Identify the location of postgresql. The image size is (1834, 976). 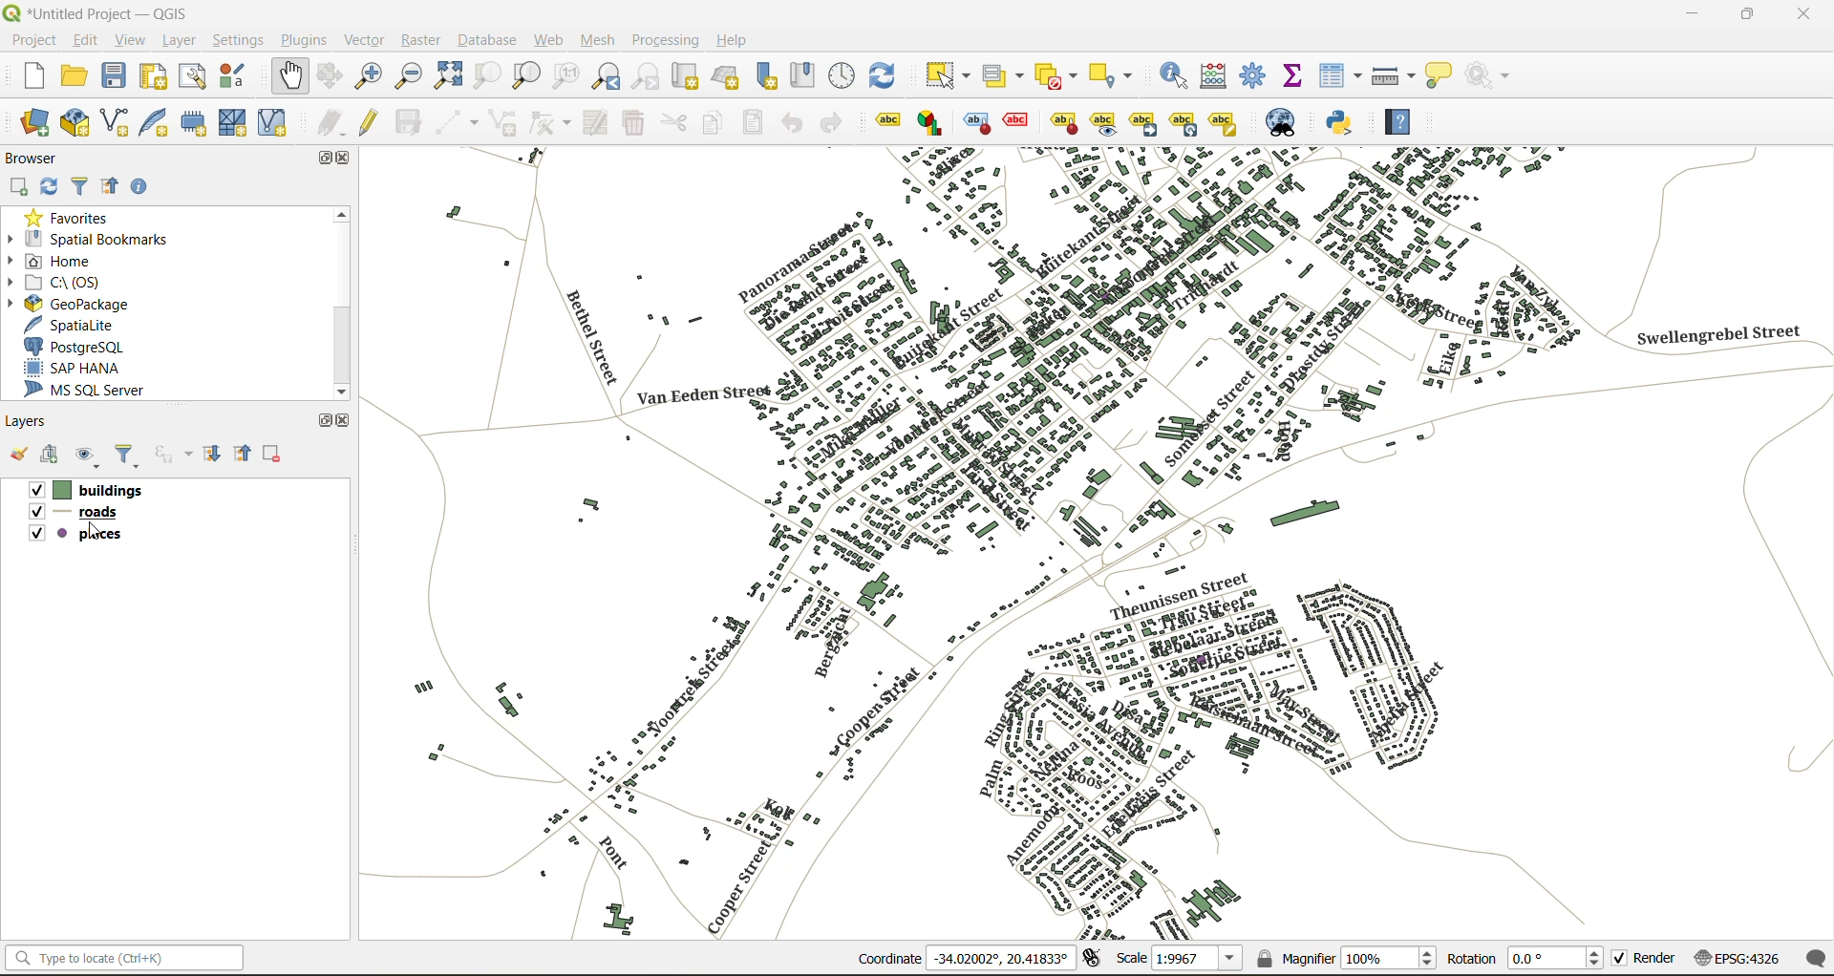
(84, 344).